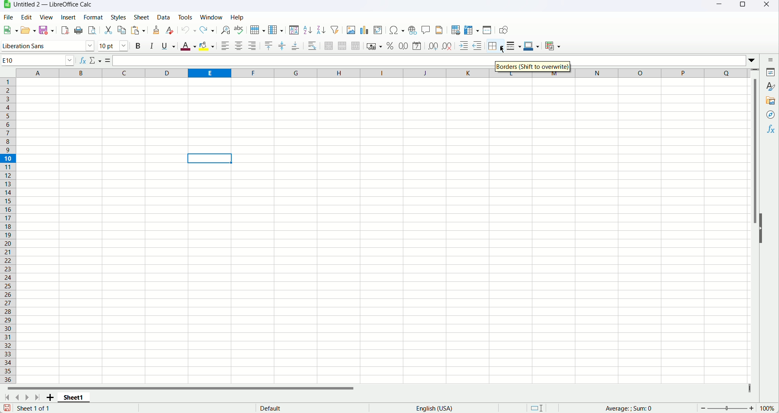  Describe the element at coordinates (504, 49) in the screenshot. I see `Cursor` at that location.